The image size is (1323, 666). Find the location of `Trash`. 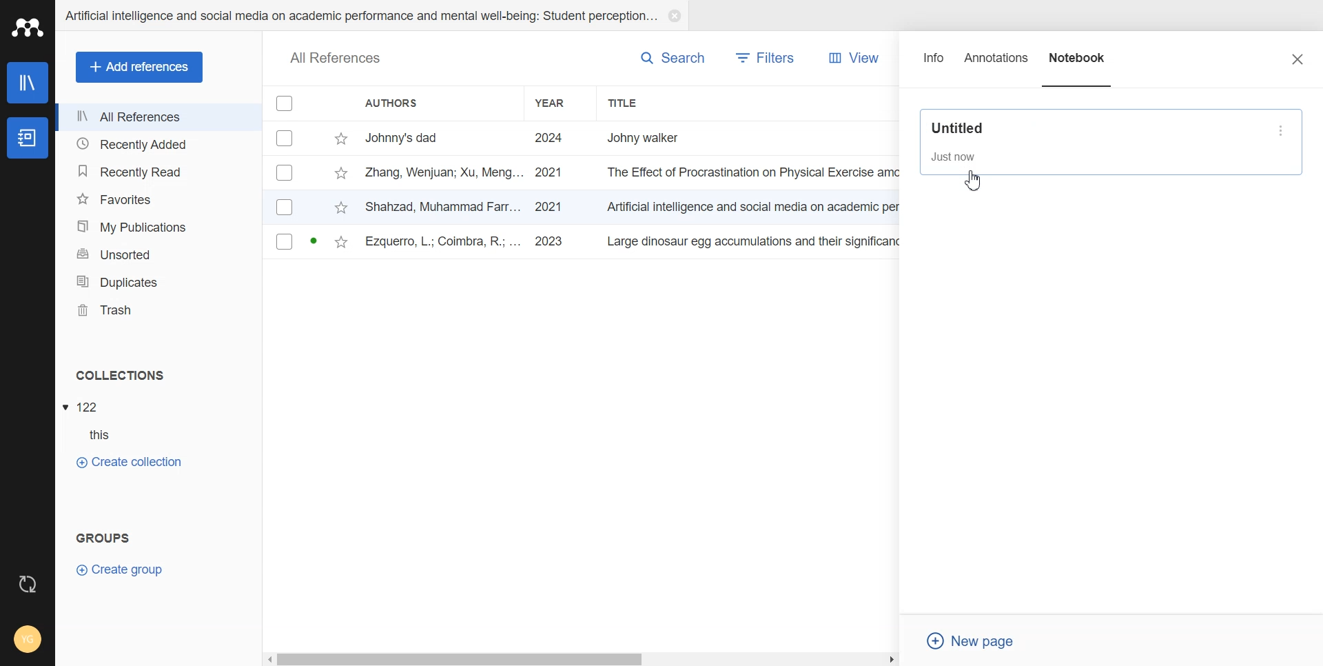

Trash is located at coordinates (158, 310).